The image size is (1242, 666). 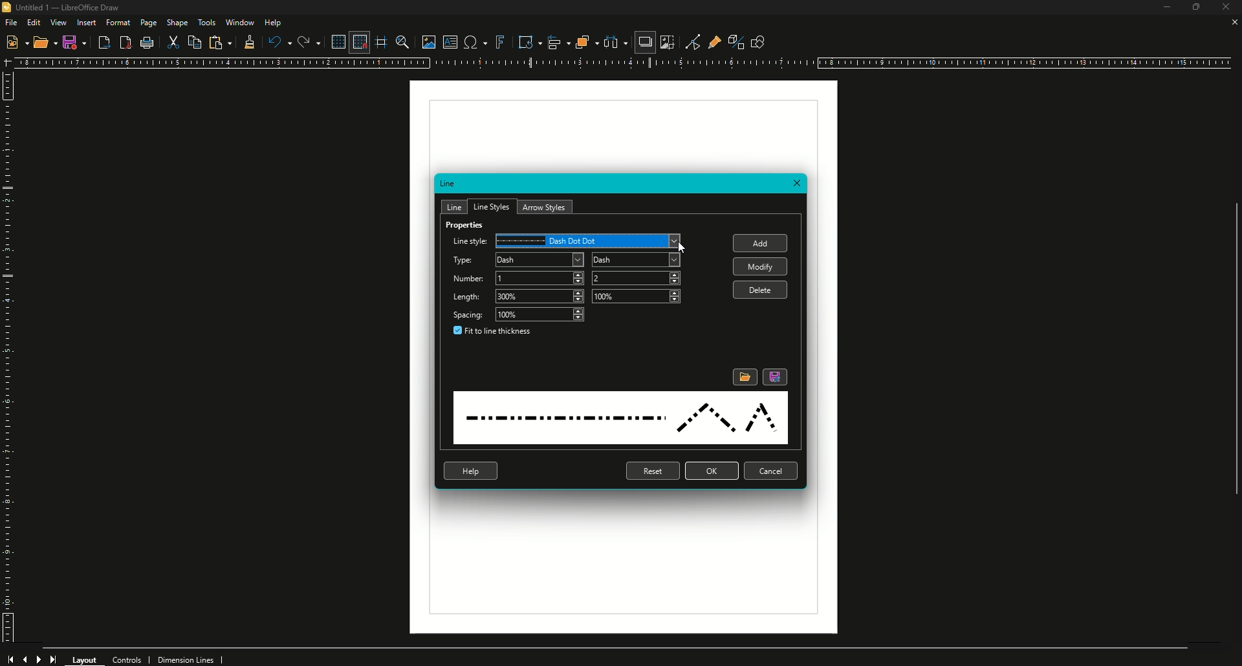 I want to click on New, so click(x=16, y=41).